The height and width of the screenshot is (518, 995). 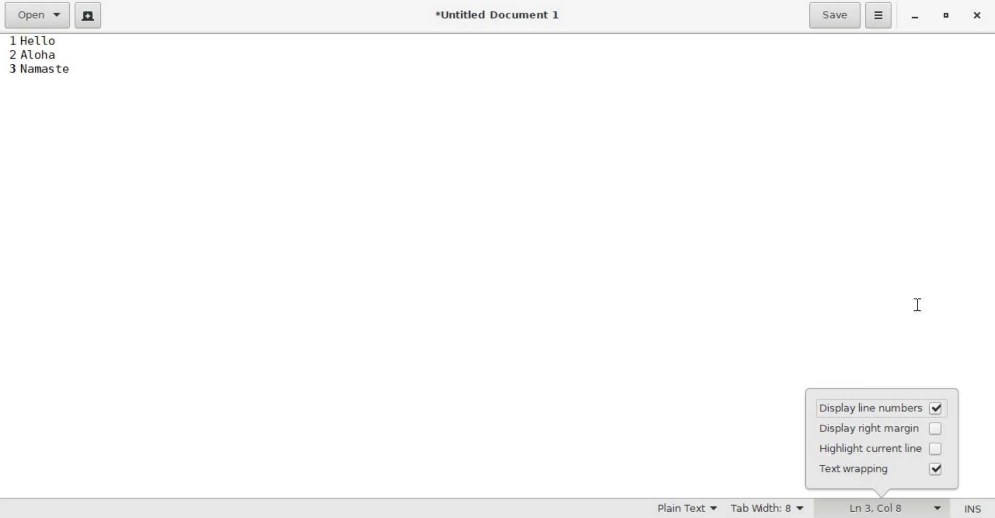 What do you see at coordinates (38, 15) in the screenshot?
I see `Open a file` at bounding box center [38, 15].